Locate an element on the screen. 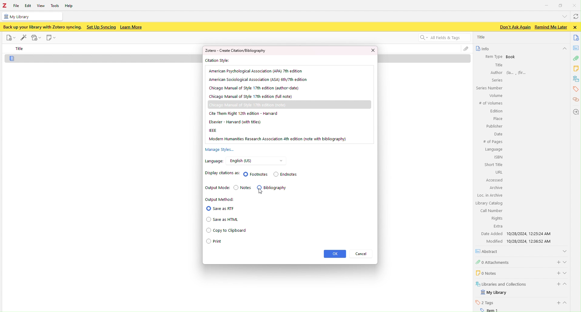 This screenshot has height=312, width=581. manage styles is located at coordinates (232, 149).